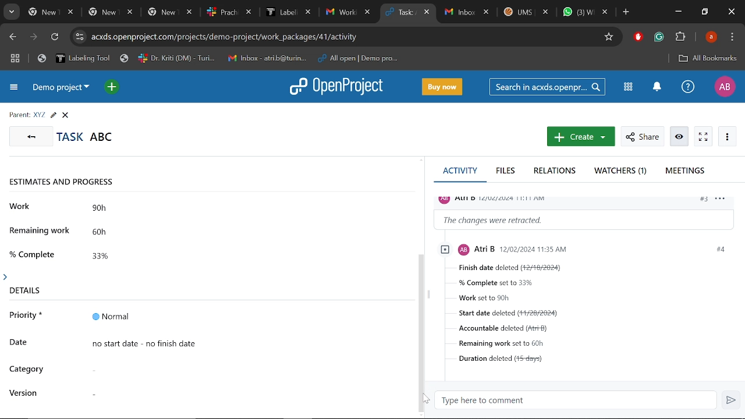 Image resolution: width=745 pixels, height=419 pixels. Describe the element at coordinates (113, 88) in the screenshot. I see `Open quick add menu` at that location.